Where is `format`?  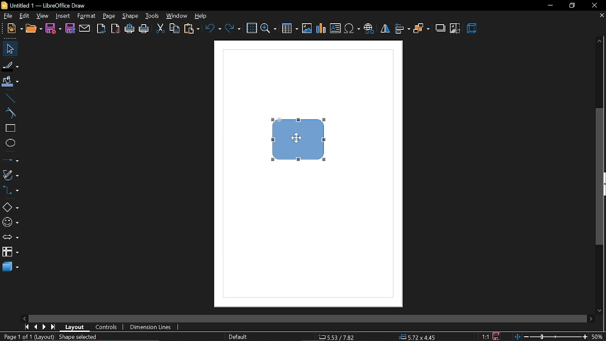 format is located at coordinates (87, 17).